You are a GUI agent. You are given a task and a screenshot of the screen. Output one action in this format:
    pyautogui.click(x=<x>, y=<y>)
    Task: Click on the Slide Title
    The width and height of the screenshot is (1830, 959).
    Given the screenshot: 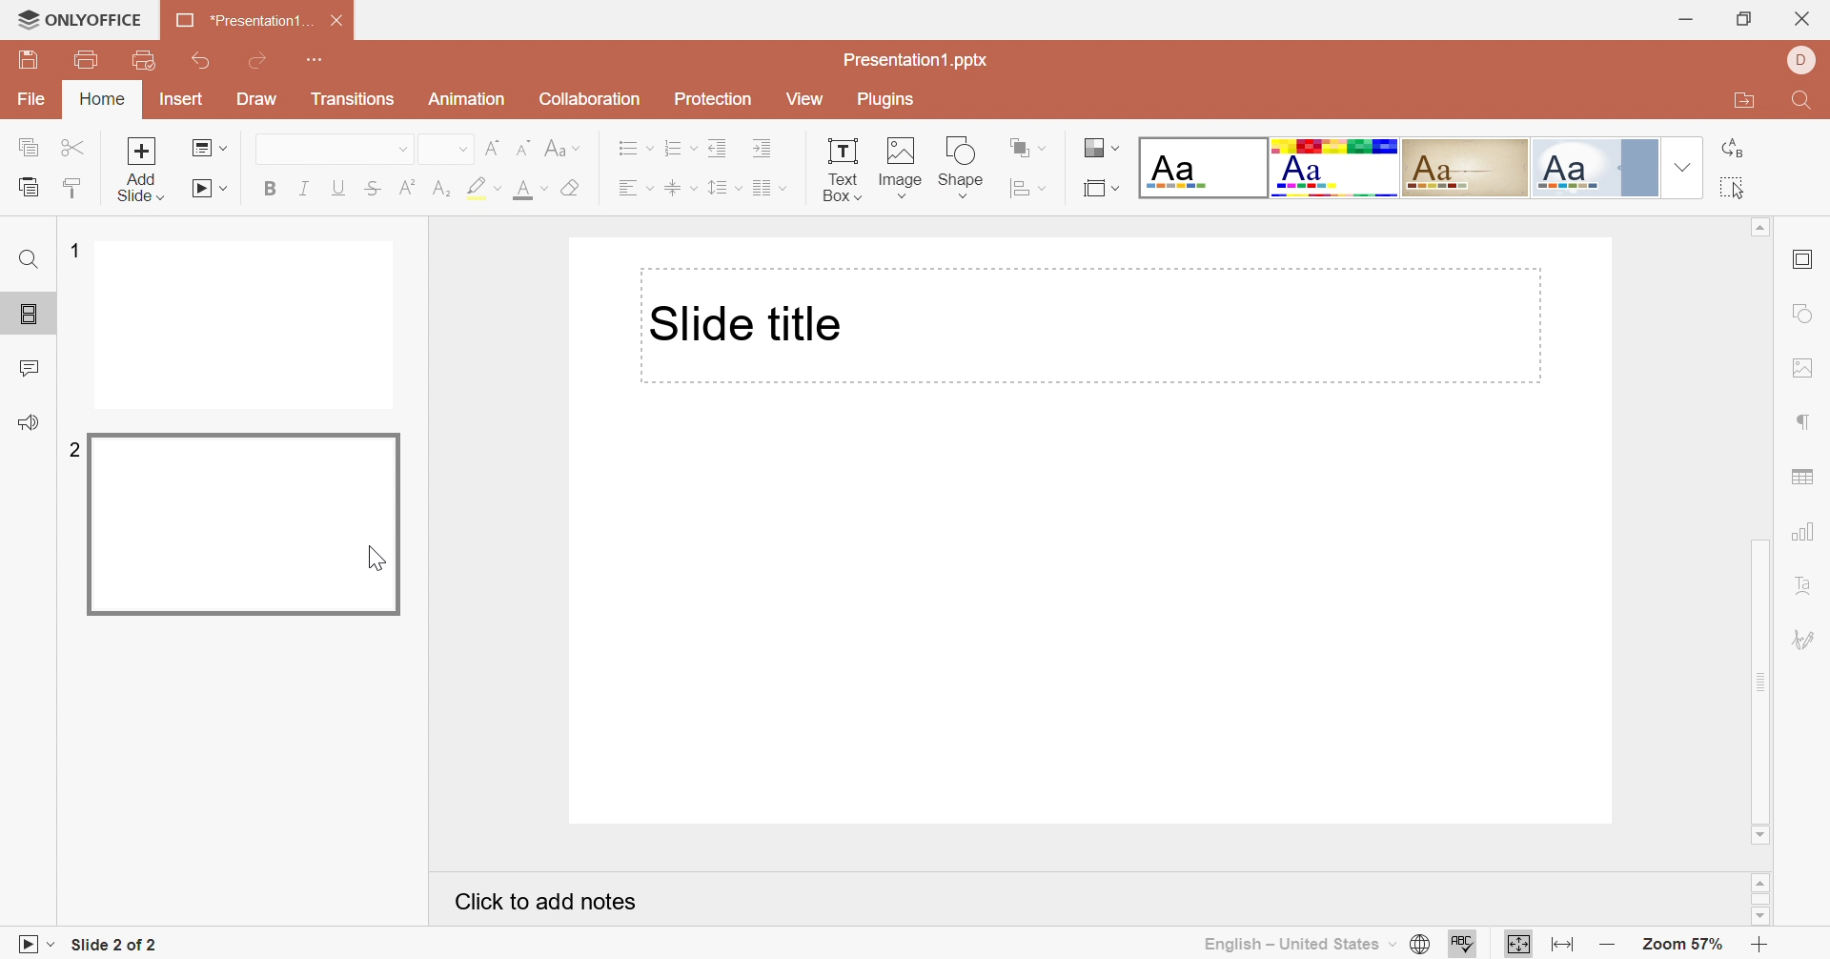 What is the action you would take?
    pyautogui.click(x=746, y=320)
    